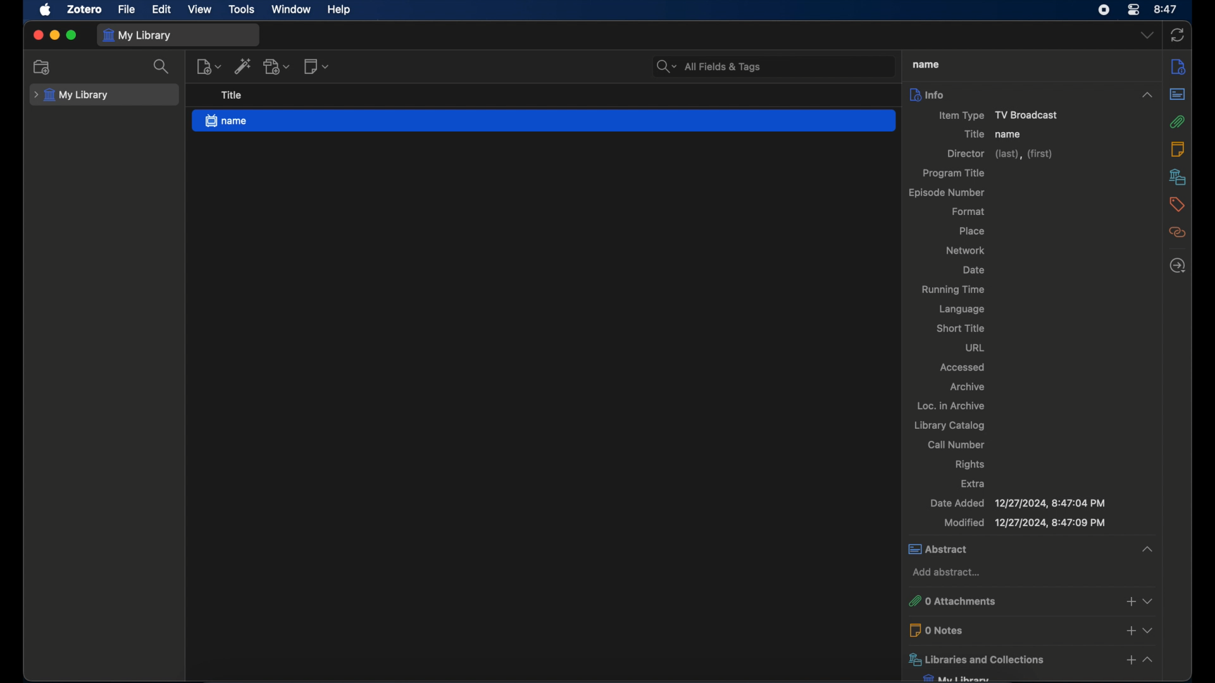  I want to click on screen recorder, so click(1104, 10).